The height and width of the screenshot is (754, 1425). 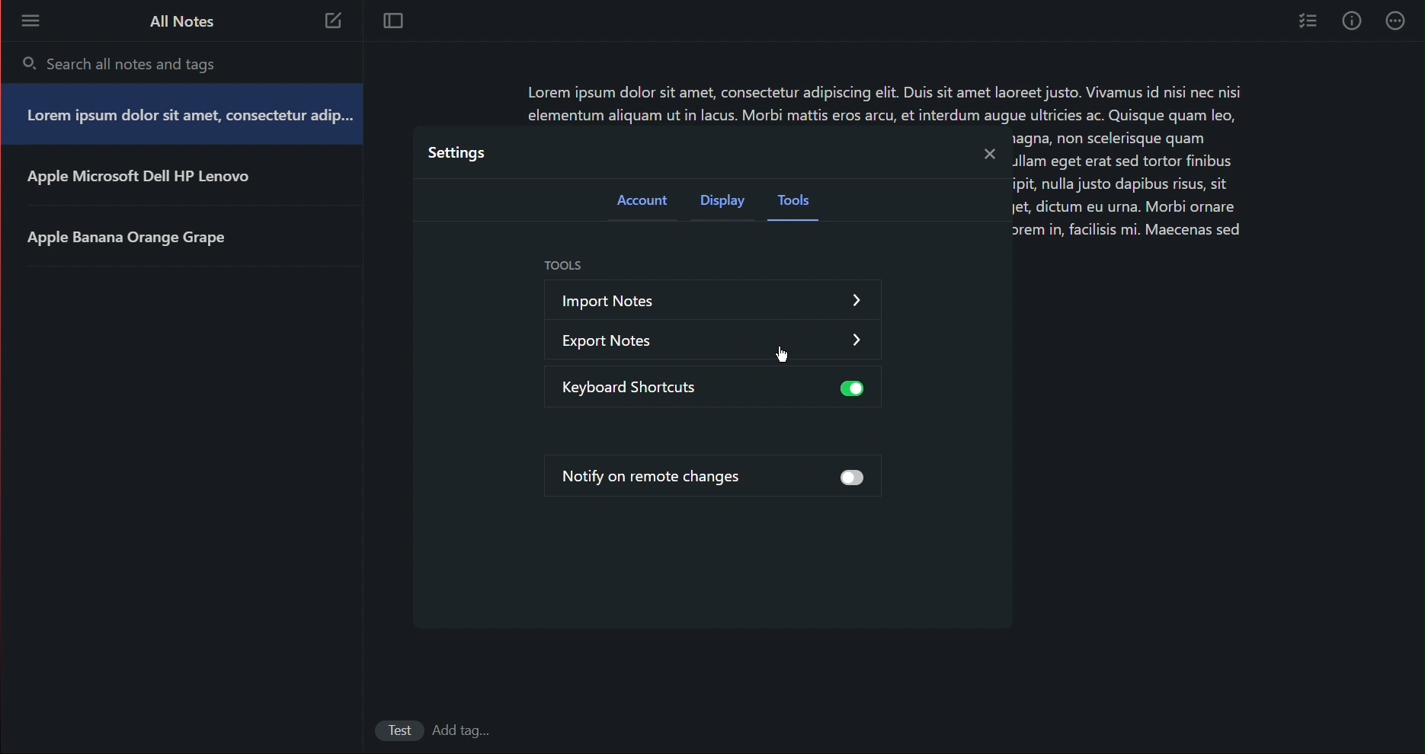 I want to click on All Notes, so click(x=179, y=23).